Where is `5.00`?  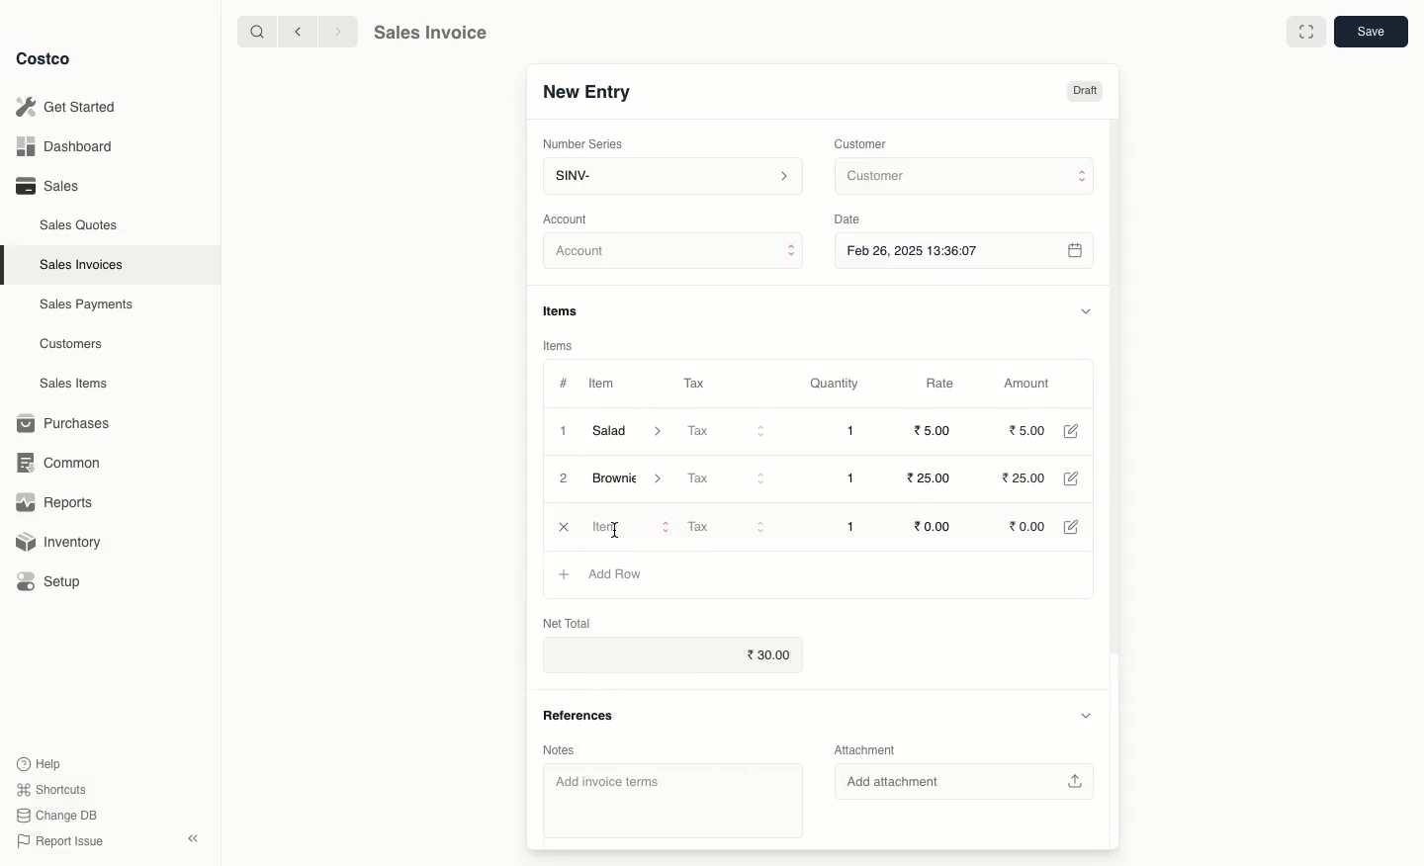
5.00 is located at coordinates (935, 430).